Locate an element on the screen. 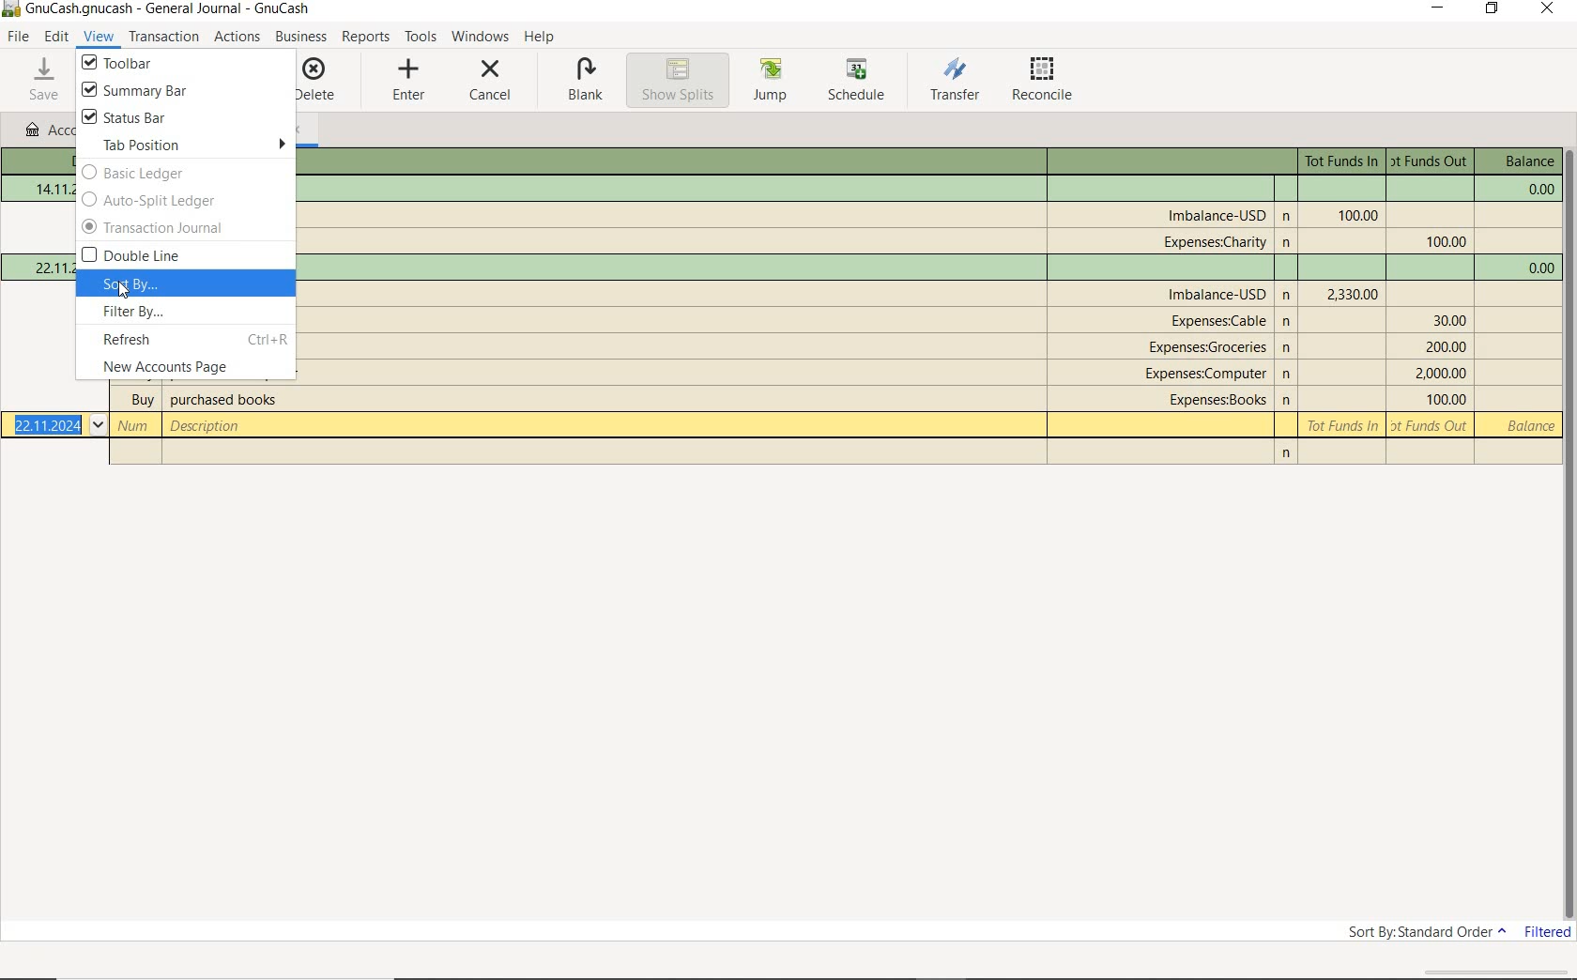 The height and width of the screenshot is (980, 1577). FILE is located at coordinates (22, 38).